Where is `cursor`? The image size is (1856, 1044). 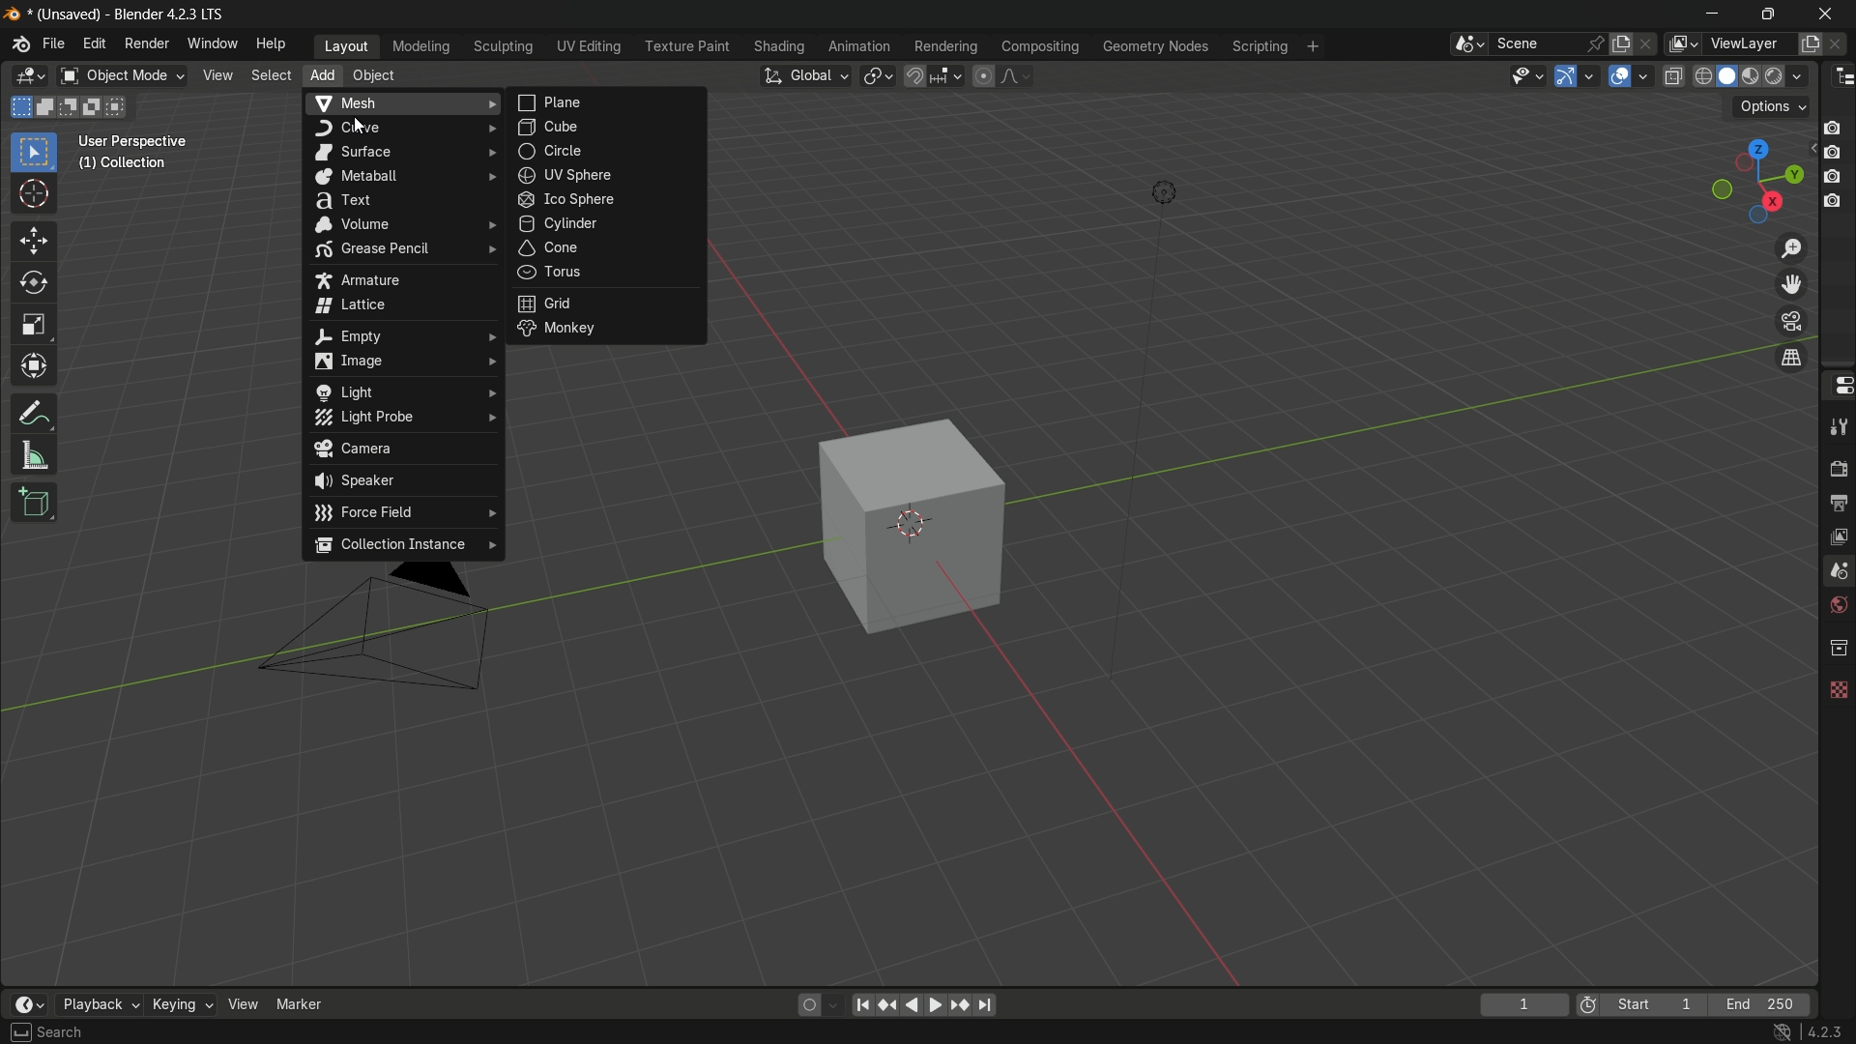 cursor is located at coordinates (35, 195).